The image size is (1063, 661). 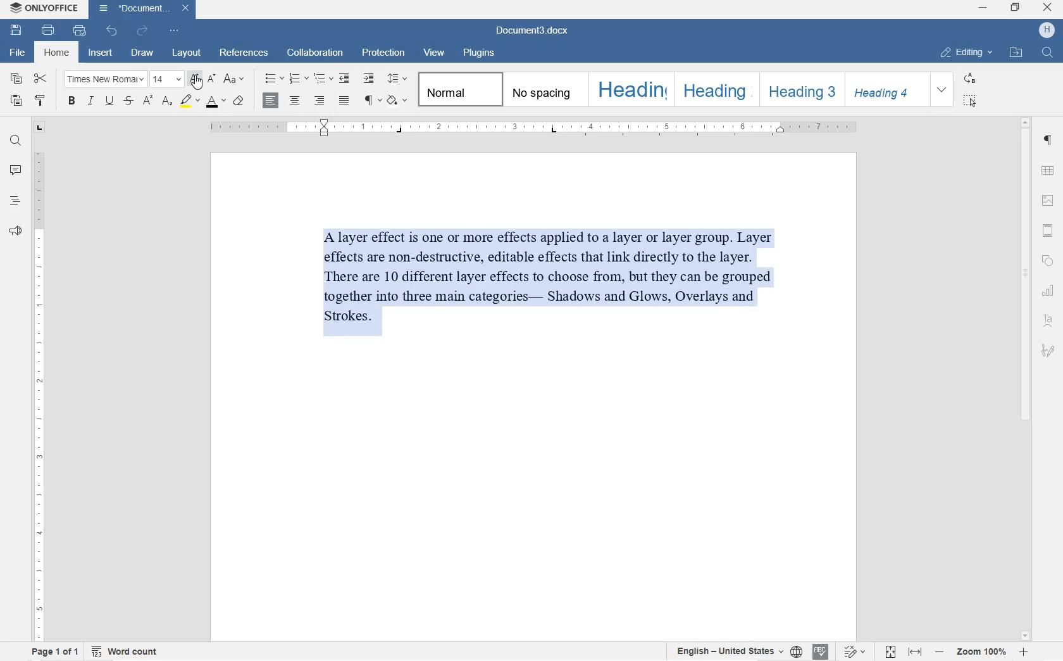 I want to click on quick print, so click(x=80, y=31).